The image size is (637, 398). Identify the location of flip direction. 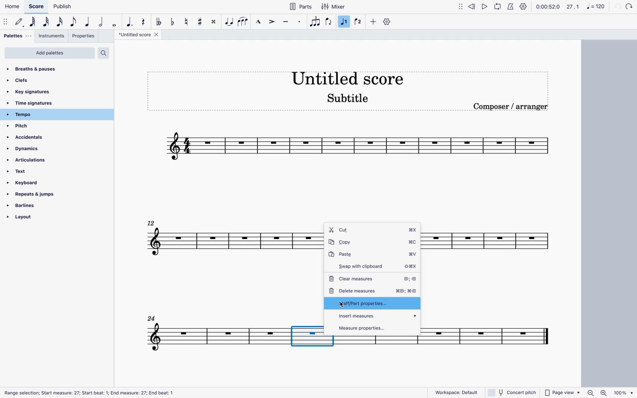
(330, 22).